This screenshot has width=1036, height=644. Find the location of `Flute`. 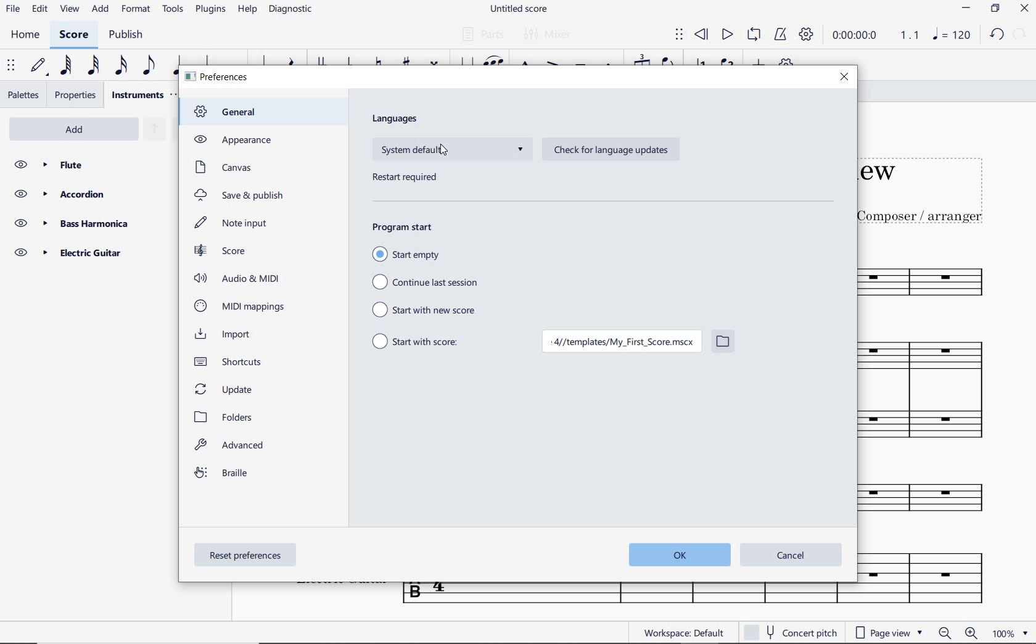

Flute is located at coordinates (91, 165).